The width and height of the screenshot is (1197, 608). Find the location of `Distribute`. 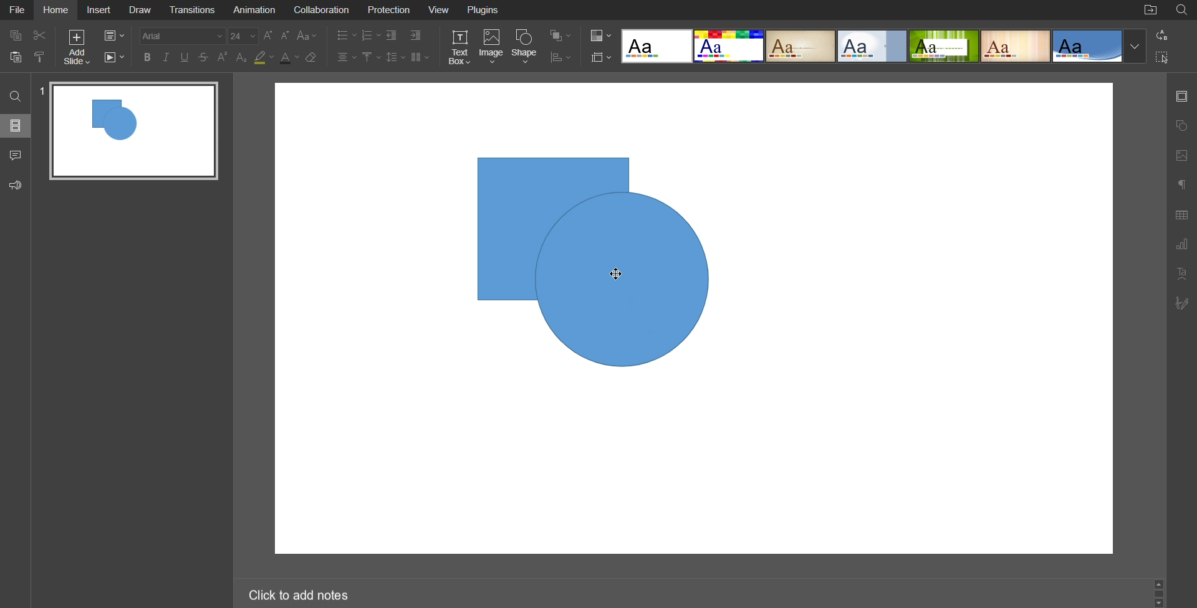

Distribute is located at coordinates (560, 58).